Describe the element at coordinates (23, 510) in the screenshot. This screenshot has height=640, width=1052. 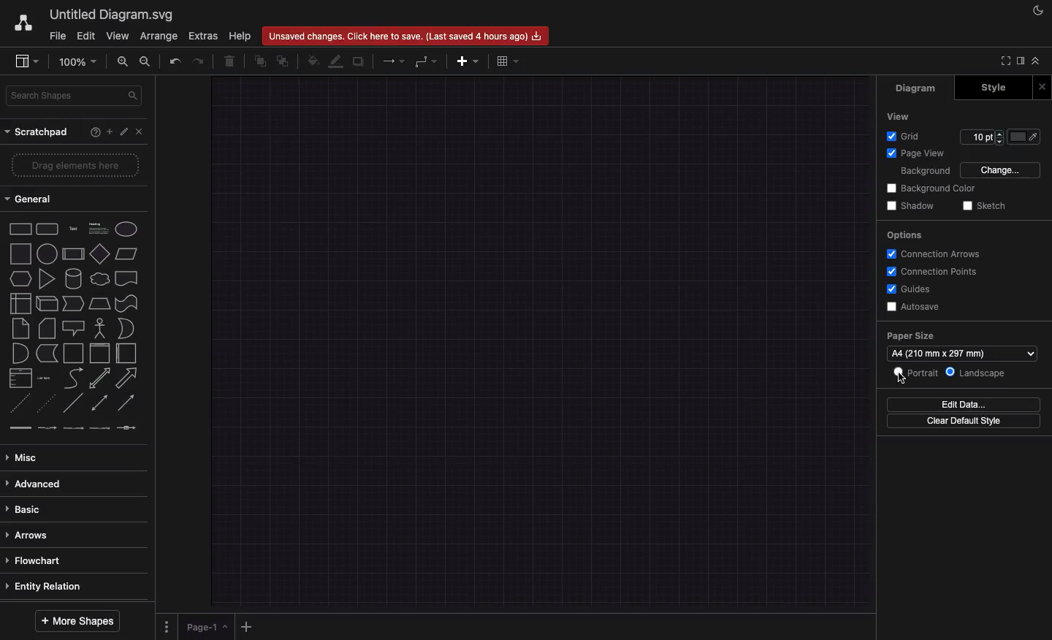
I see `Basic` at that location.